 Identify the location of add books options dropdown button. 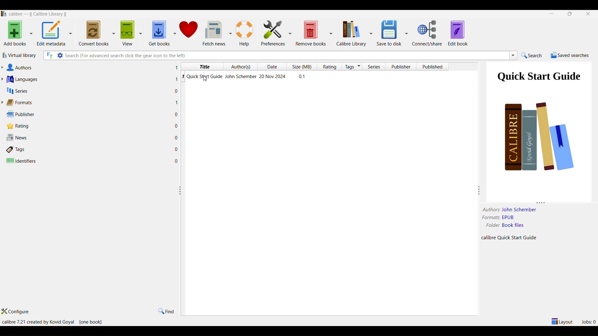
(31, 34).